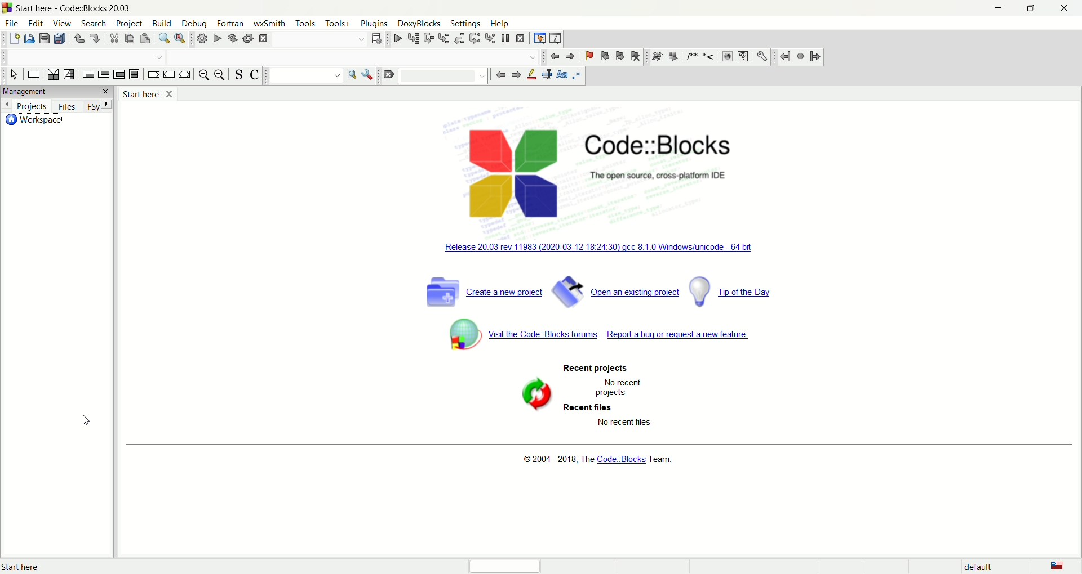  Describe the element at coordinates (7, 8) in the screenshot. I see `logo` at that location.